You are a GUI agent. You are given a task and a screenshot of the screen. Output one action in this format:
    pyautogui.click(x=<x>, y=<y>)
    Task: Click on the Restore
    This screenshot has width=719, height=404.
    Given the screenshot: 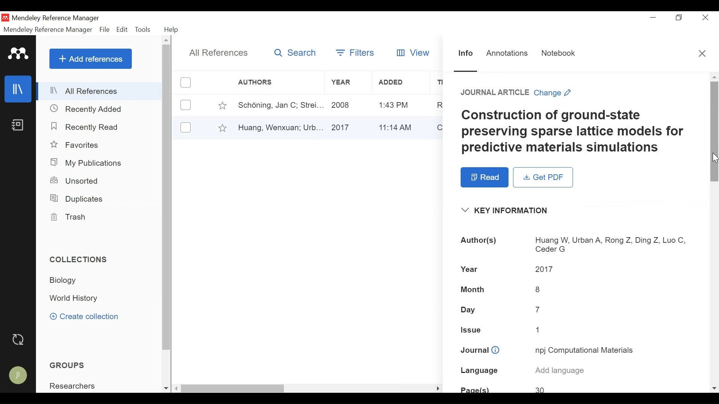 What is the action you would take?
    pyautogui.click(x=680, y=18)
    